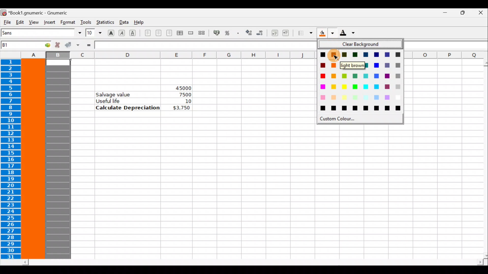 Image resolution: width=488 pixels, height=274 pixels. Describe the element at coordinates (169, 33) in the screenshot. I see `Align right` at that location.